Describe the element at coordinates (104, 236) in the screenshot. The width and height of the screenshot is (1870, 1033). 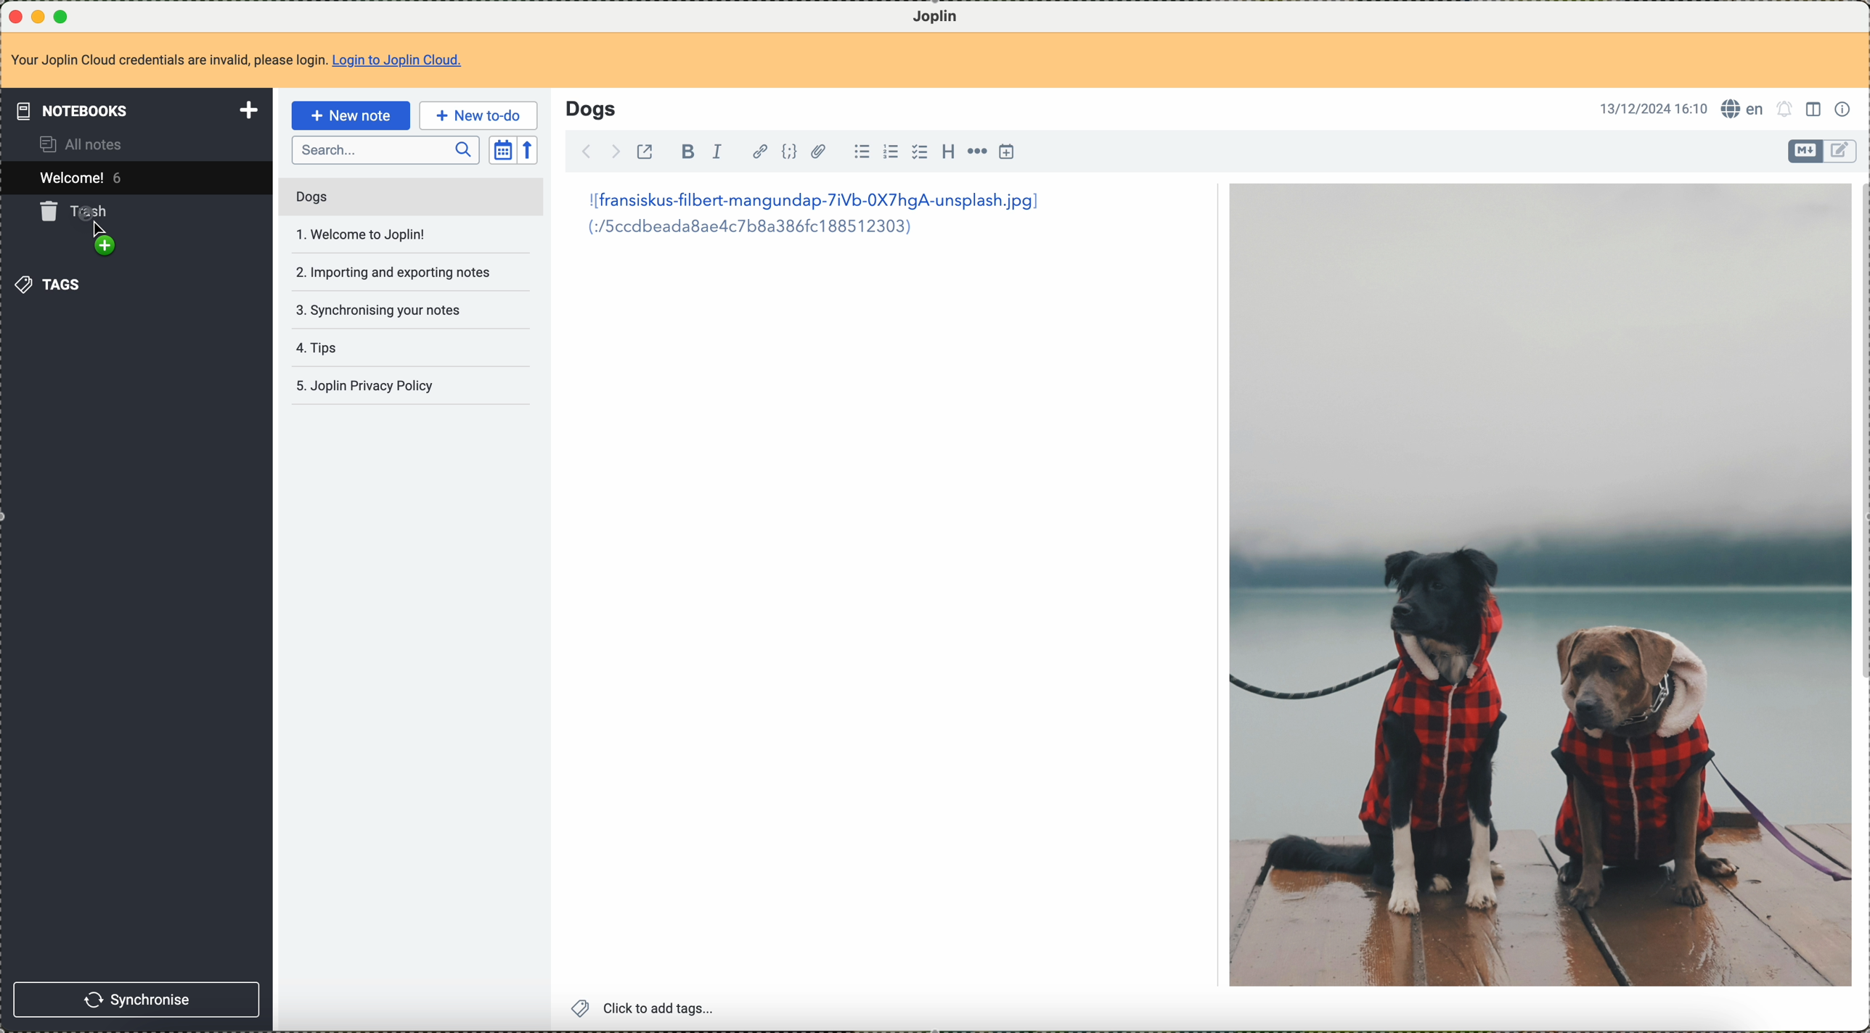
I see `mouse up` at that location.